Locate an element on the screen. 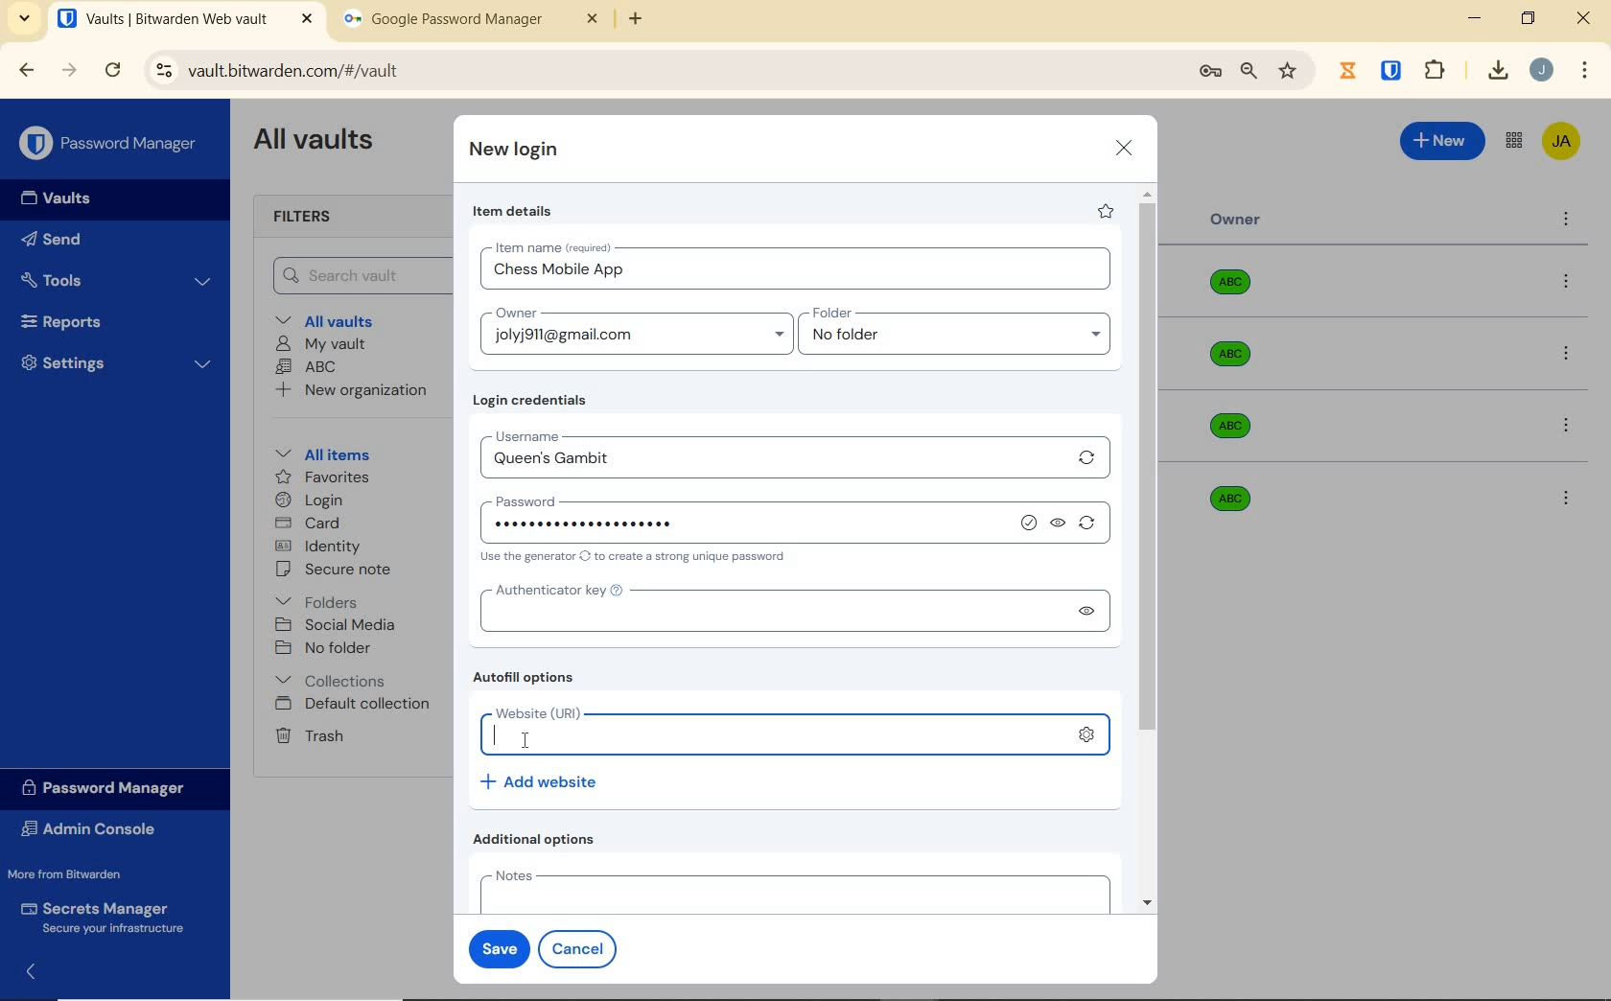 The height and width of the screenshot is (1001, 1611). Password Manager is located at coordinates (111, 145).